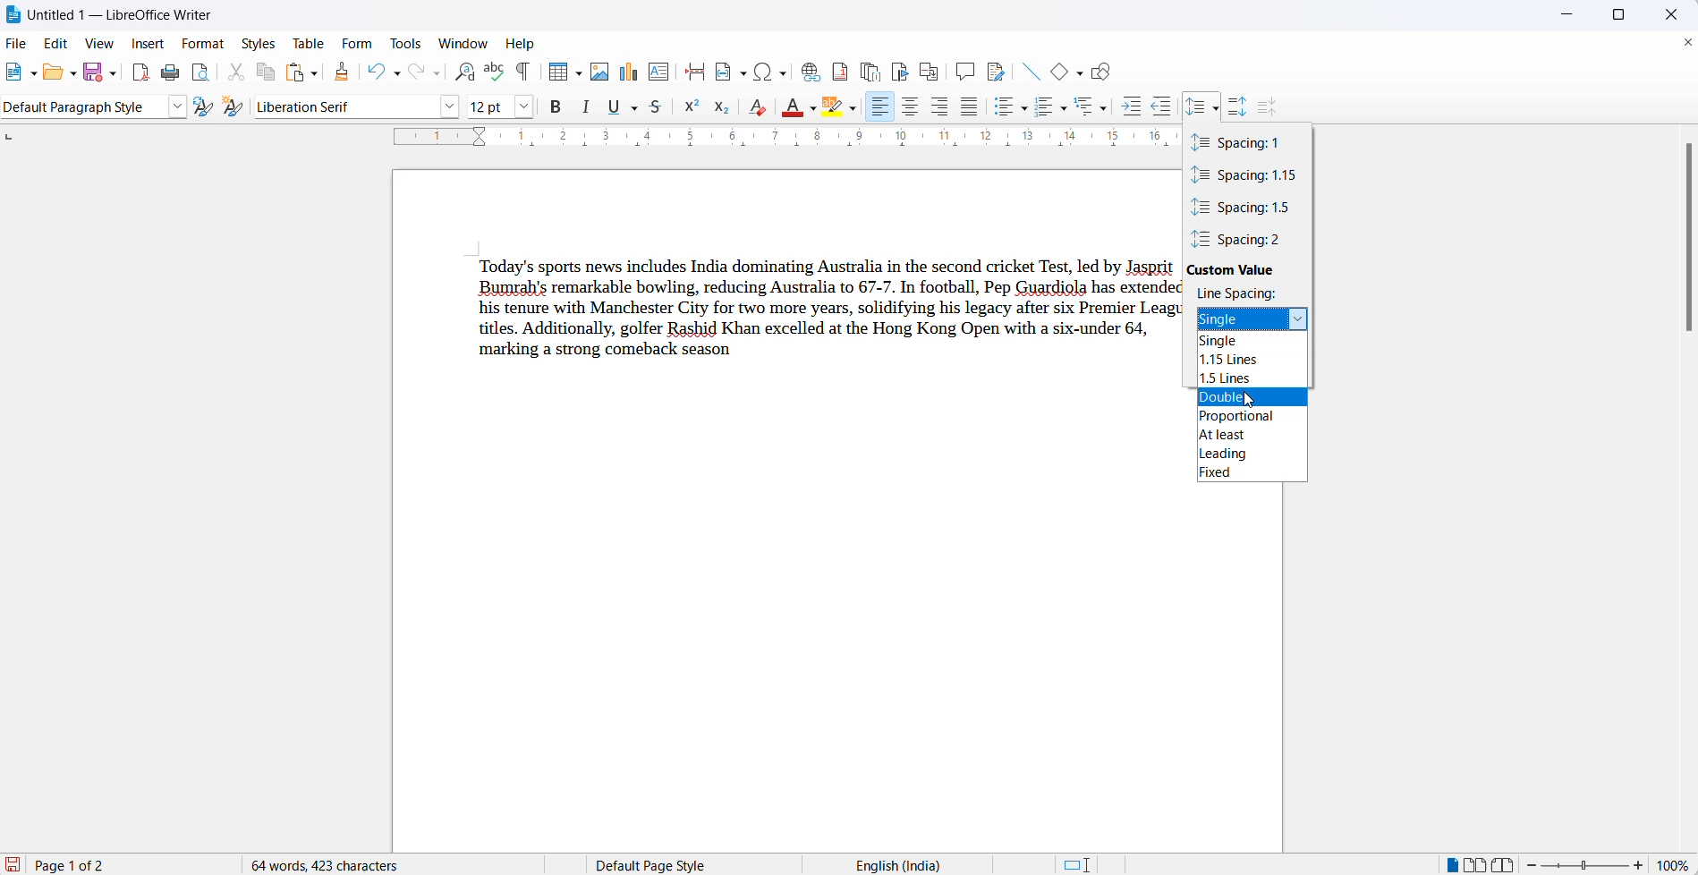 This screenshot has height=875, width=1698. I want to click on redo options, so click(436, 74).